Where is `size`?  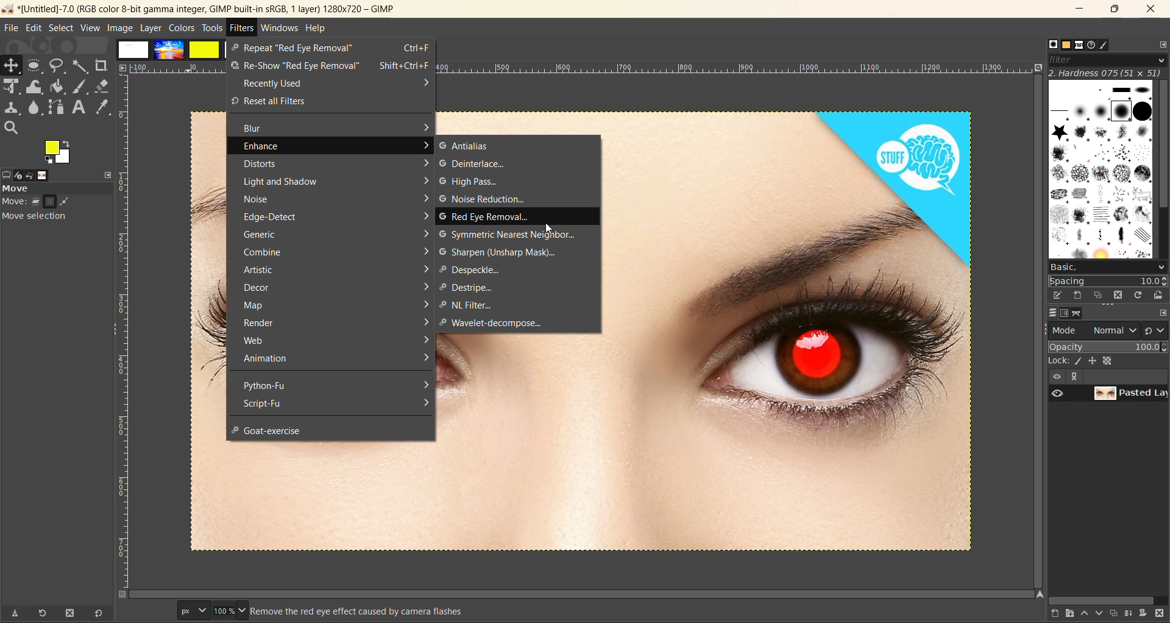
size is located at coordinates (1110, 360).